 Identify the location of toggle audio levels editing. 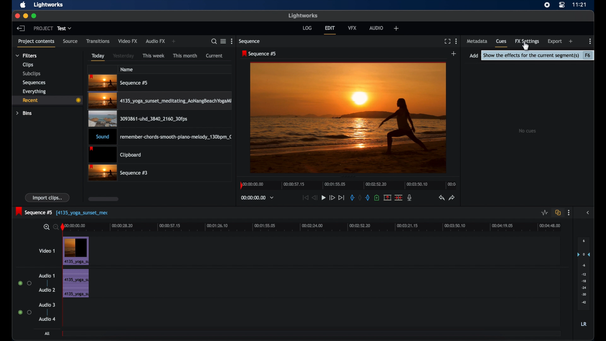
(545, 213).